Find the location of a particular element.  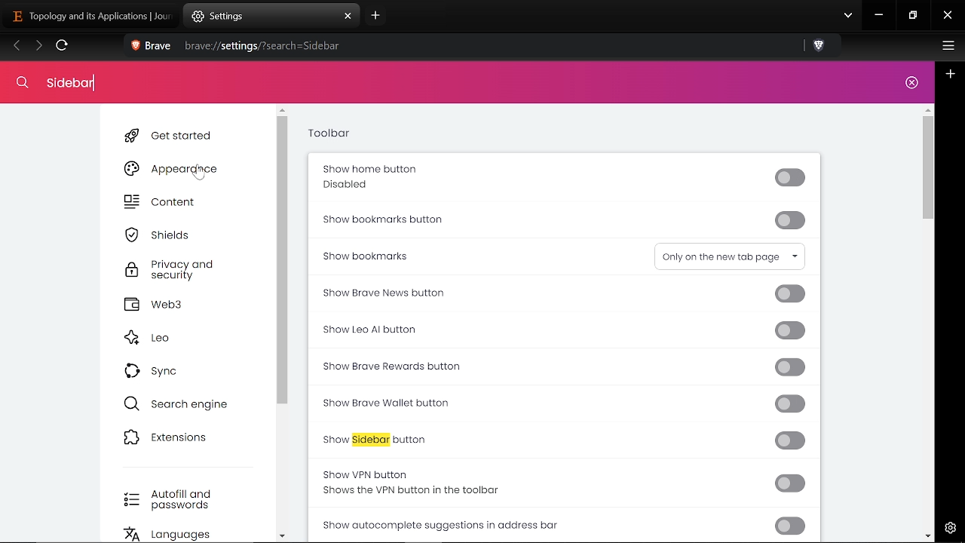

cursor is located at coordinates (202, 172).